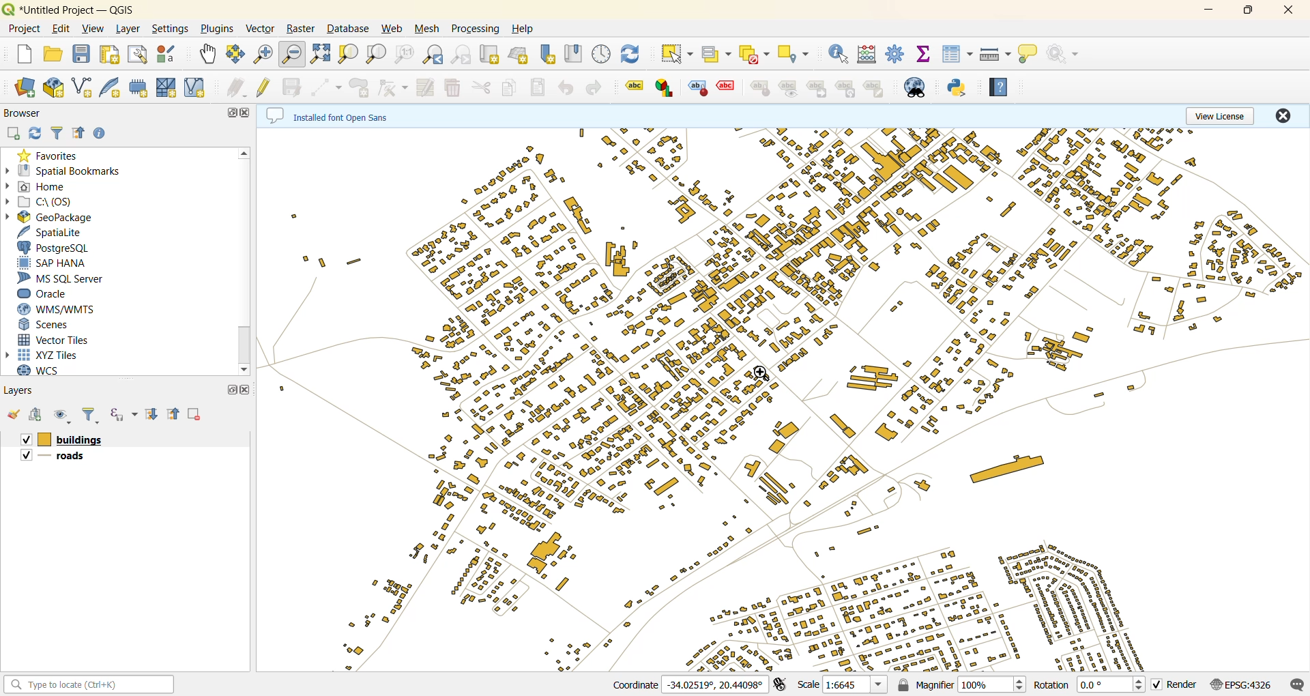 This screenshot has height=696, width=1310. Describe the element at coordinates (91, 686) in the screenshot. I see `status bar` at that location.